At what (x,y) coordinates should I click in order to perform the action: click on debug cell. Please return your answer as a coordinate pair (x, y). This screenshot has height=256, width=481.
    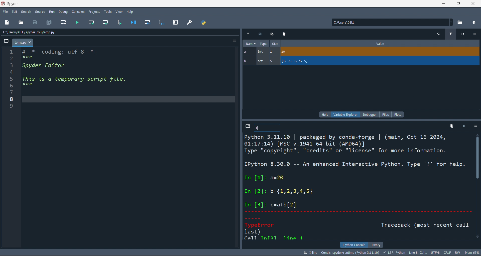
    Looking at the image, I should click on (145, 22).